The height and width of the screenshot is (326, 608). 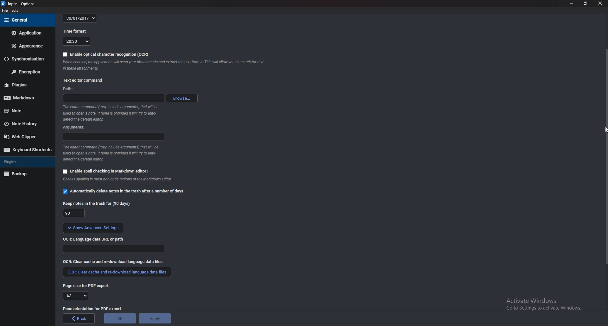 What do you see at coordinates (27, 150) in the screenshot?
I see `Keyboard shortcuts` at bounding box center [27, 150].